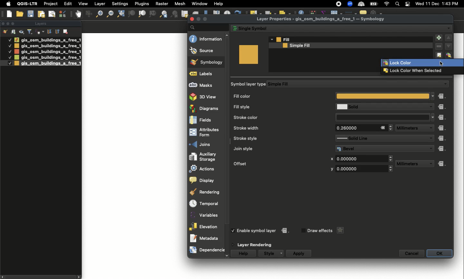  Describe the element at coordinates (410, 164) in the screenshot. I see `Millimeters` at that location.